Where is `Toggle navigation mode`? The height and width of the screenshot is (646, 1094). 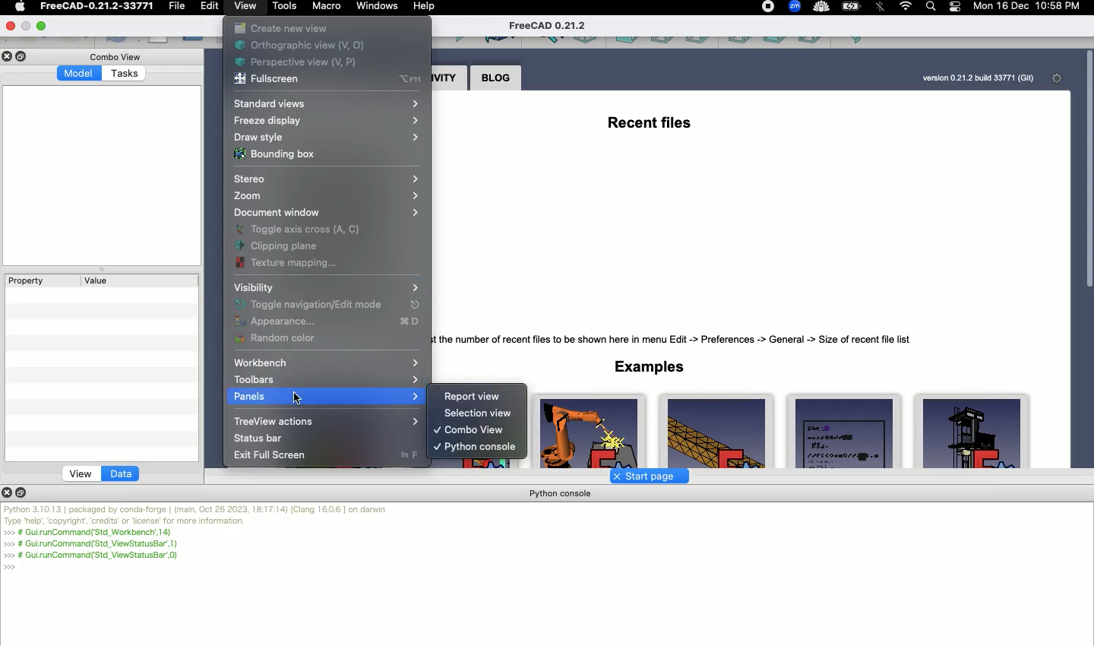
Toggle navigation mode is located at coordinates (325, 306).